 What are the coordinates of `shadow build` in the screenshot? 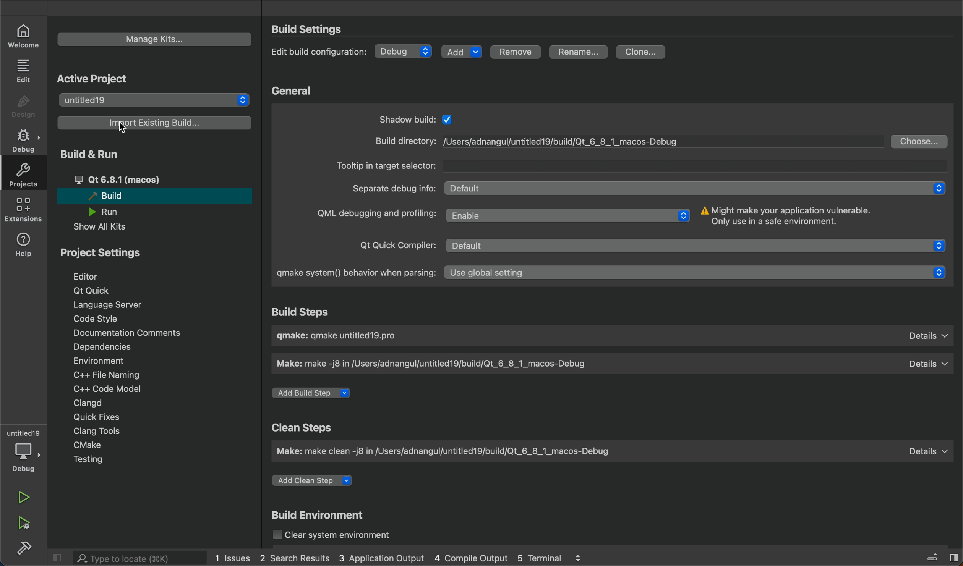 It's located at (423, 119).